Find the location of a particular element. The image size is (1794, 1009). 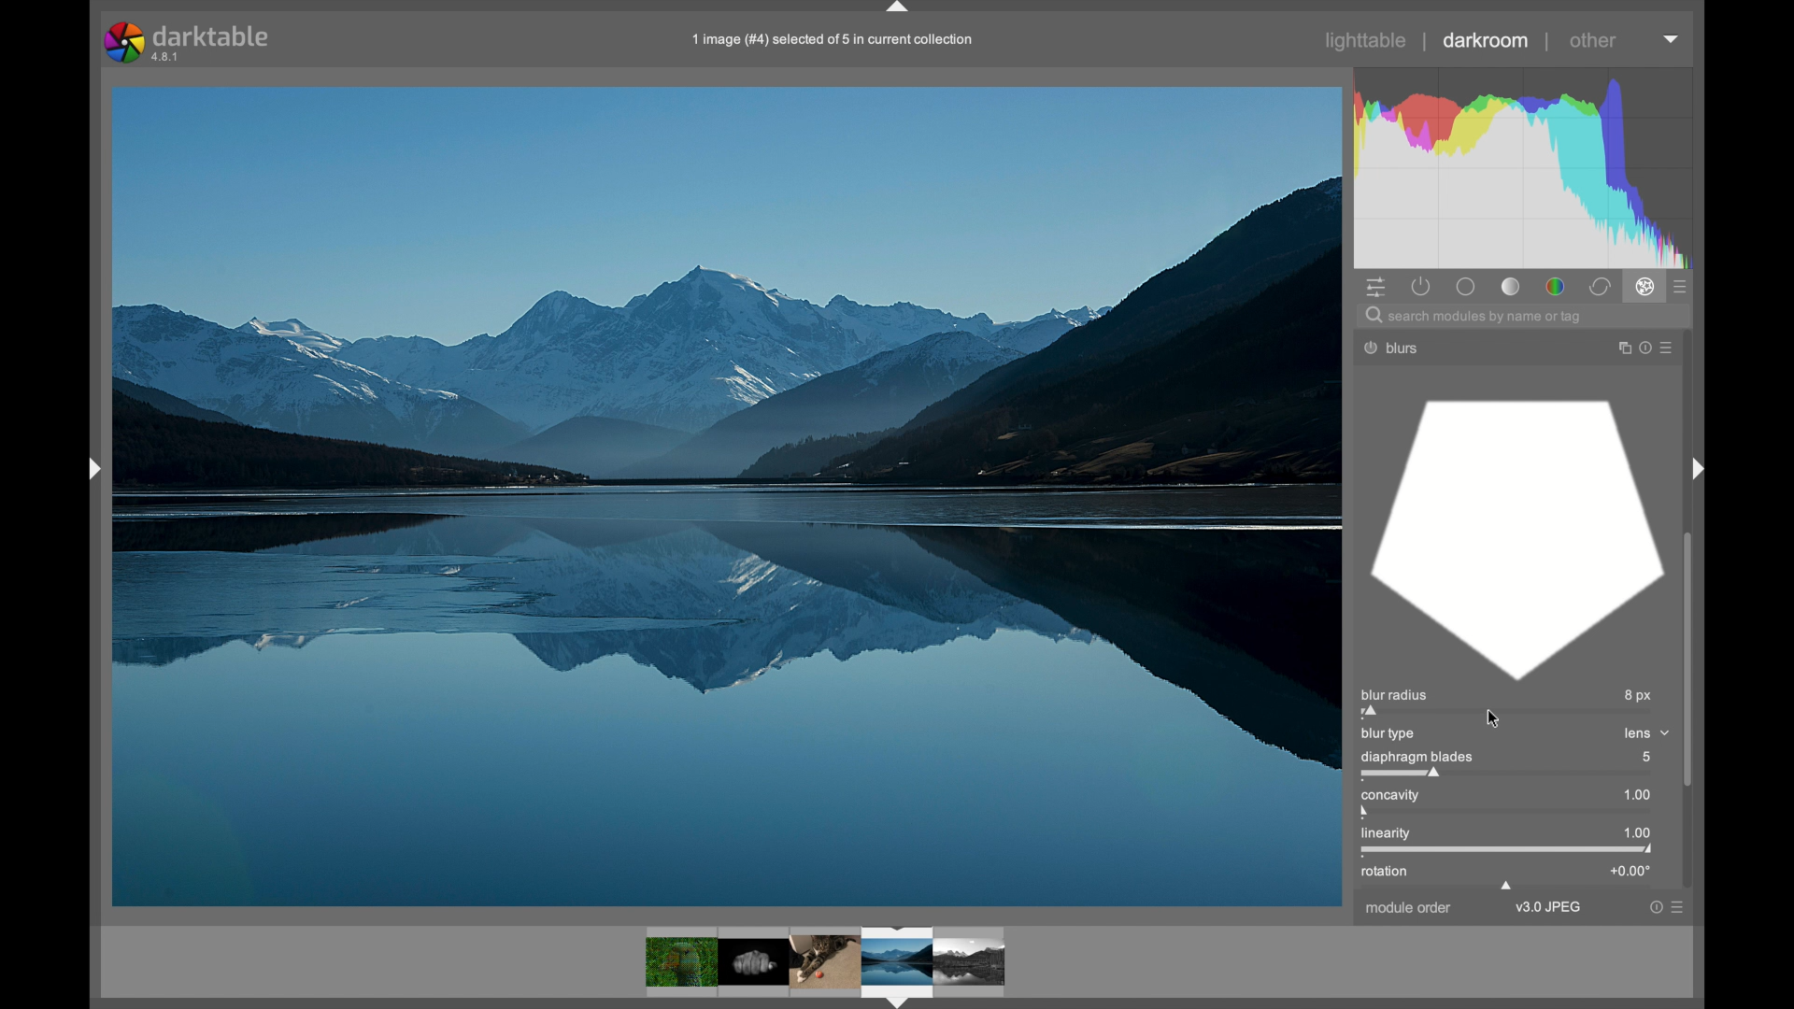

5 is located at coordinates (1647, 756).